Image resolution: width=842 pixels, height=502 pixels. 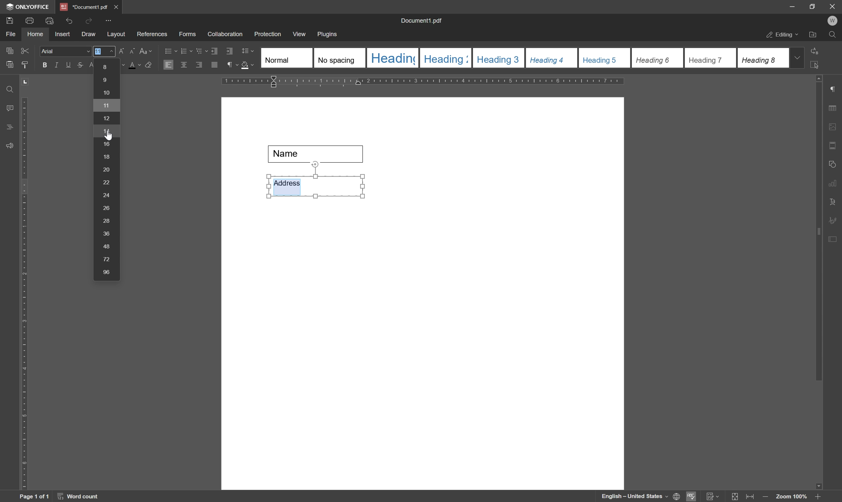 What do you see at coordinates (692, 496) in the screenshot?
I see `spell checking` at bounding box center [692, 496].